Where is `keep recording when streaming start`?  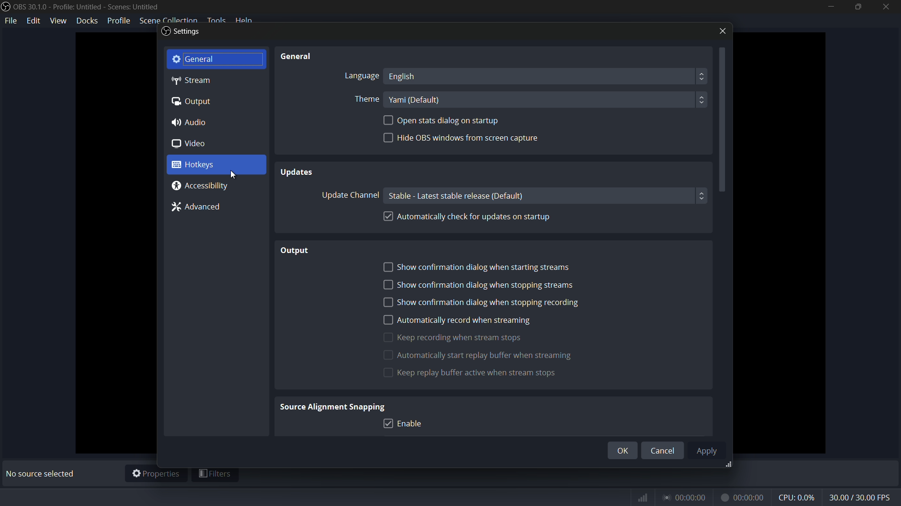 keep recording when streaming start is located at coordinates (451, 340).